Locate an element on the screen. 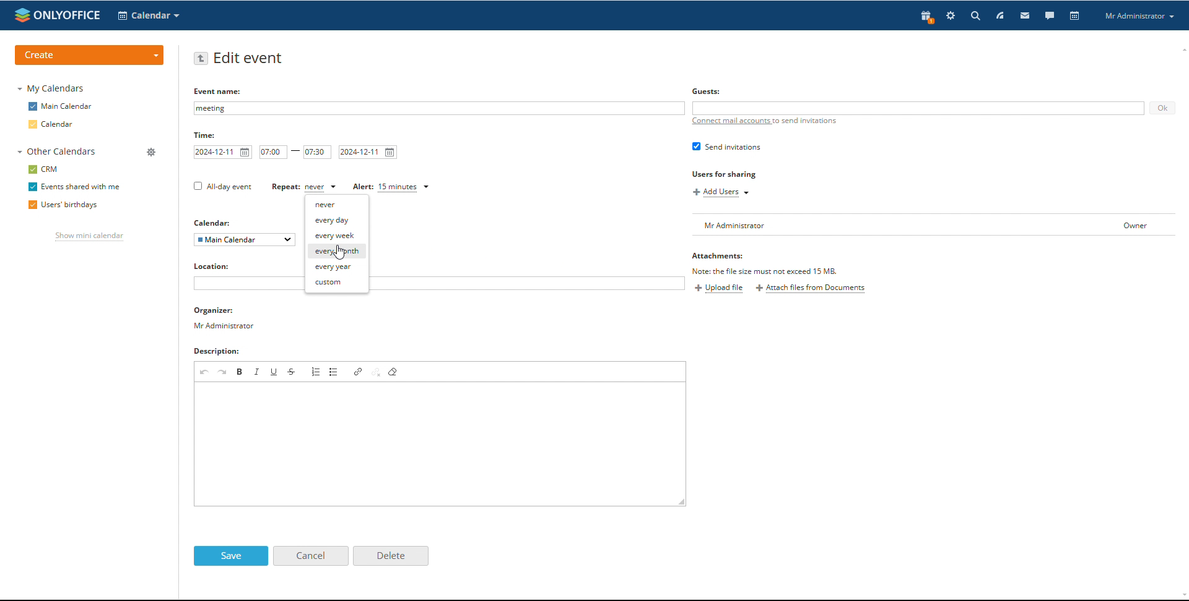 Image resolution: width=1189 pixels, height=601 pixels. select application is located at coordinates (149, 16).